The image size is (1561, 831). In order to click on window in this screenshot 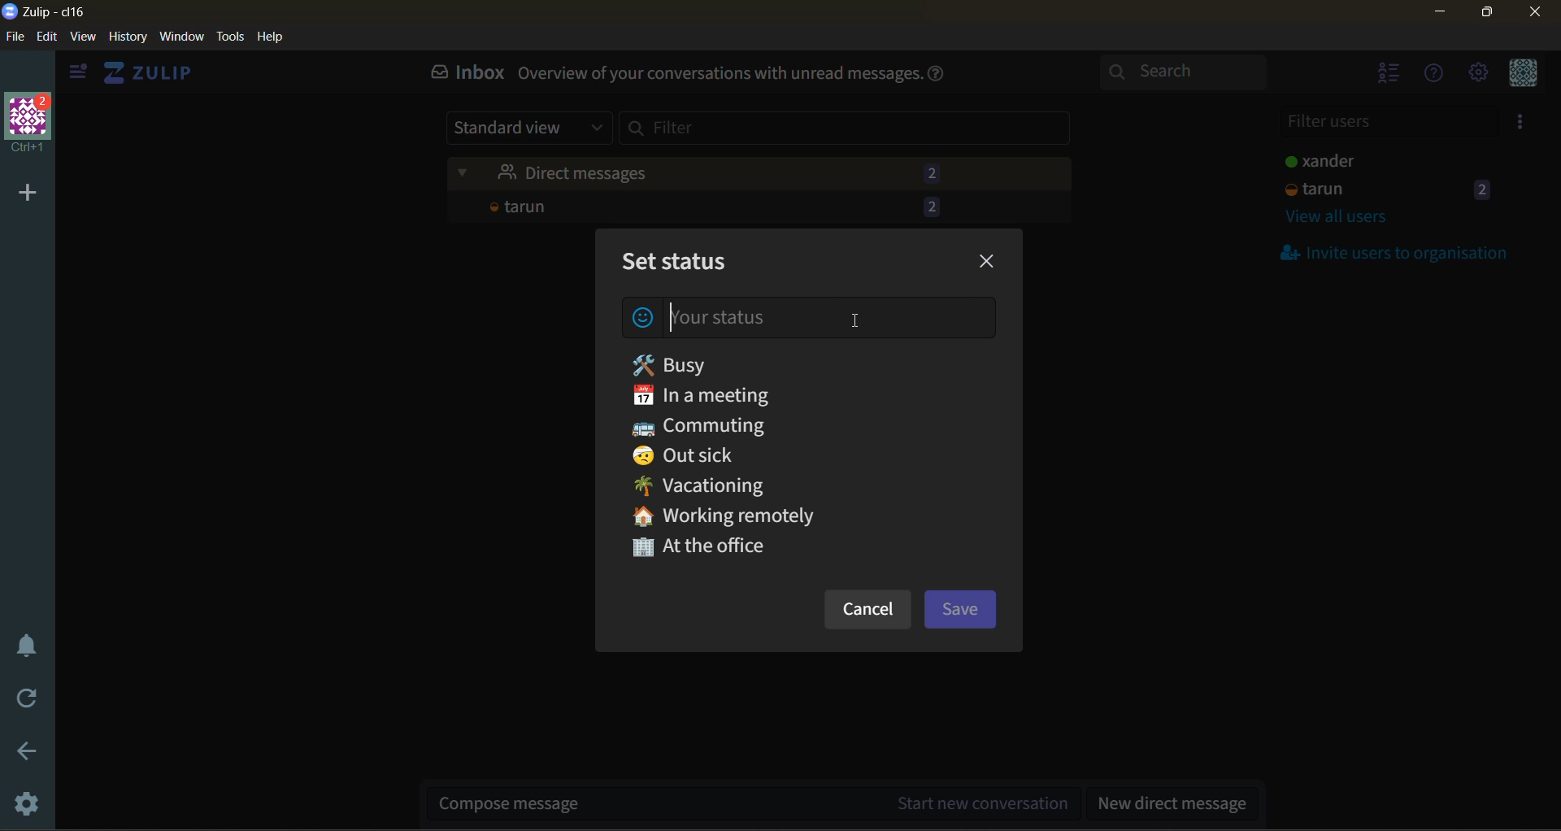, I will do `click(184, 38)`.